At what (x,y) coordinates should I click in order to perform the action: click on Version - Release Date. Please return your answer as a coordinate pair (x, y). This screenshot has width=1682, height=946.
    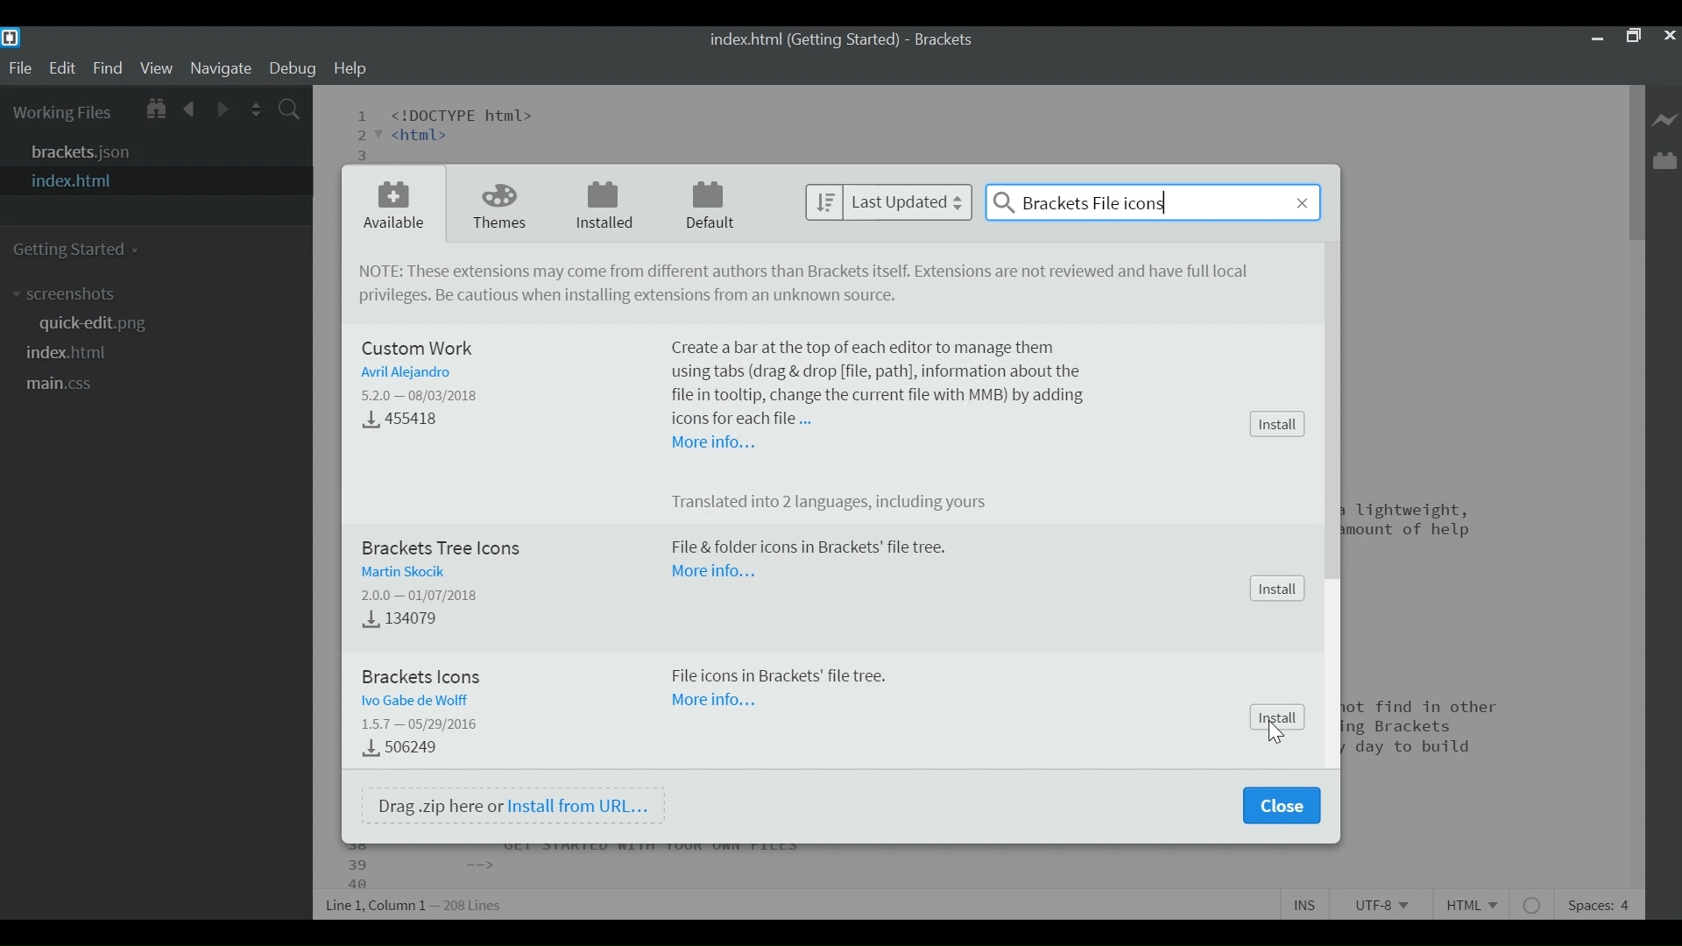
    Looking at the image, I should click on (423, 725).